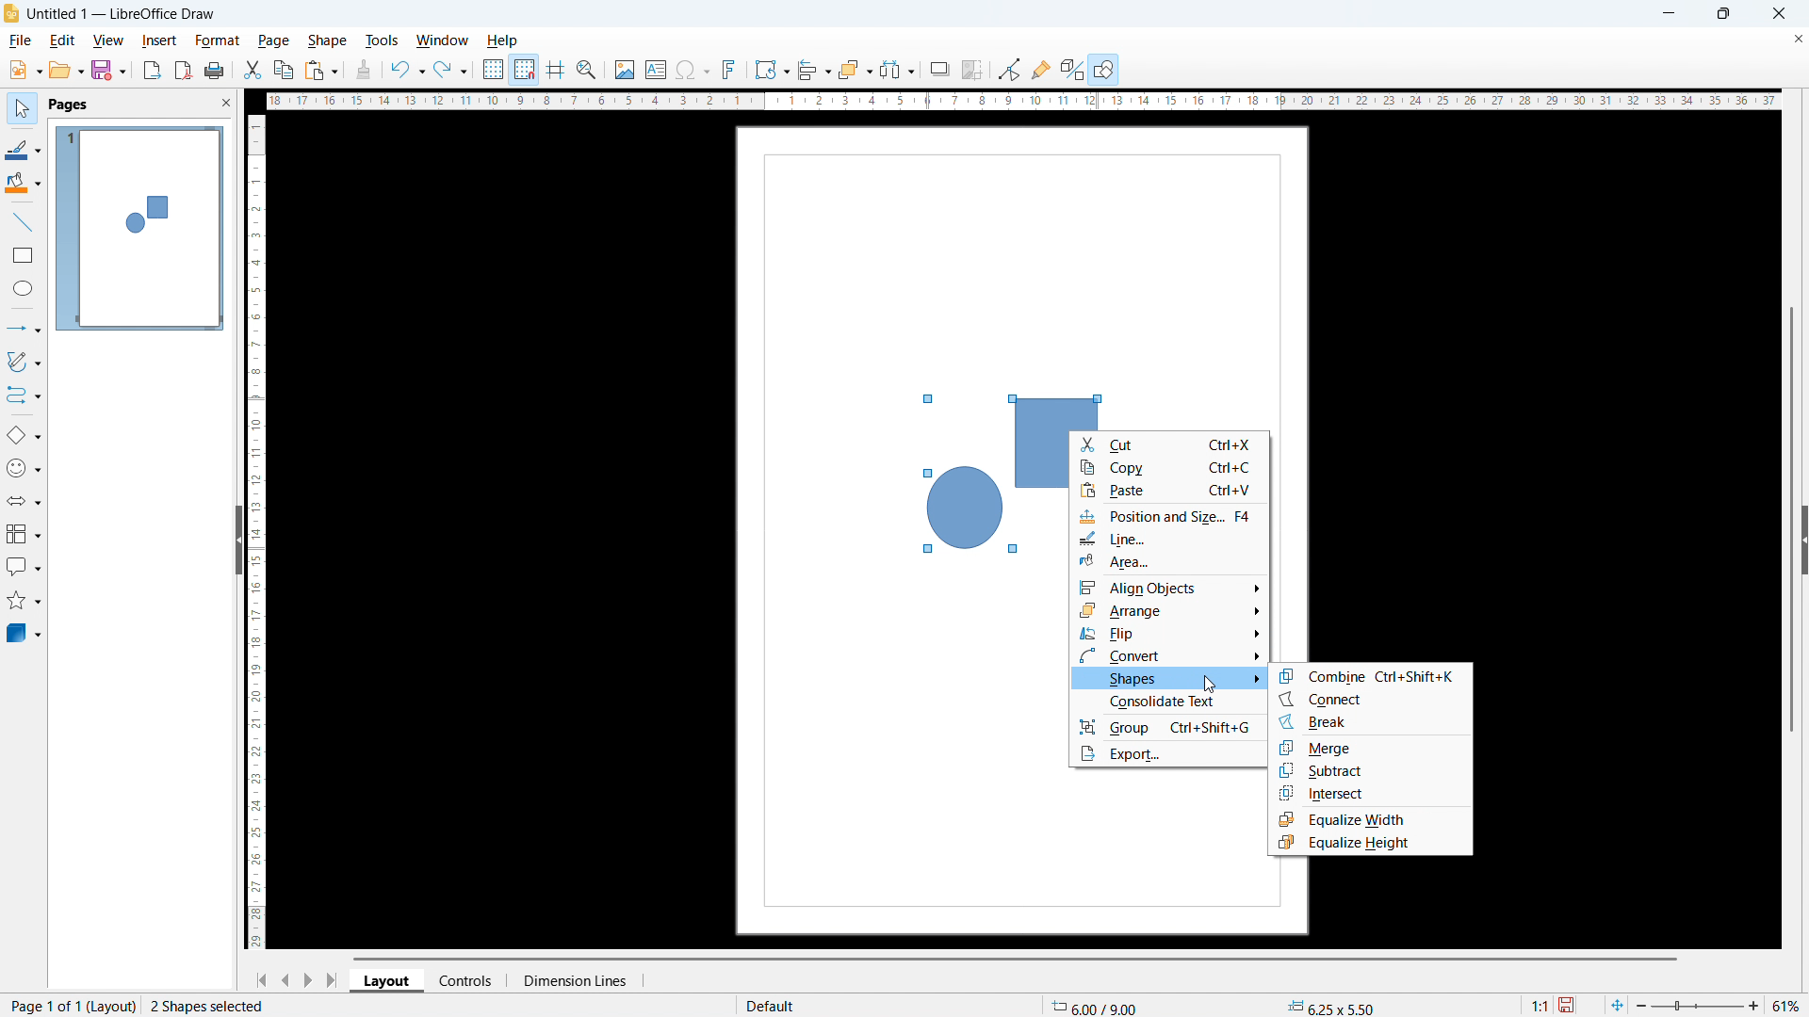  What do you see at coordinates (66, 71) in the screenshot?
I see `open` at bounding box center [66, 71].